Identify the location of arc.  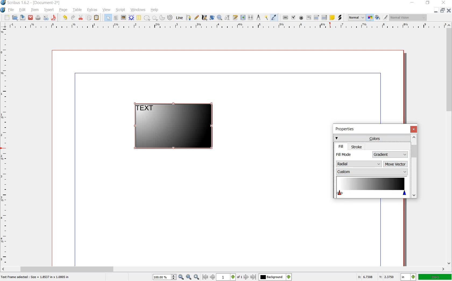
(162, 17).